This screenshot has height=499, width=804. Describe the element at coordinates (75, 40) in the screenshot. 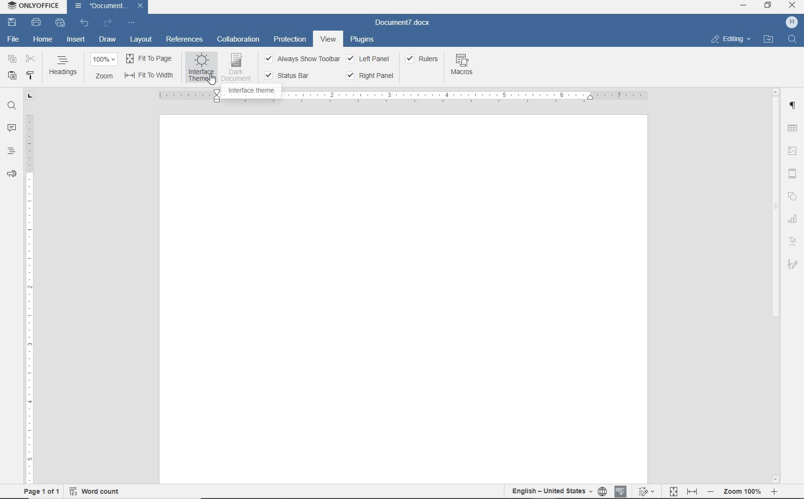

I see `INSERT` at that location.